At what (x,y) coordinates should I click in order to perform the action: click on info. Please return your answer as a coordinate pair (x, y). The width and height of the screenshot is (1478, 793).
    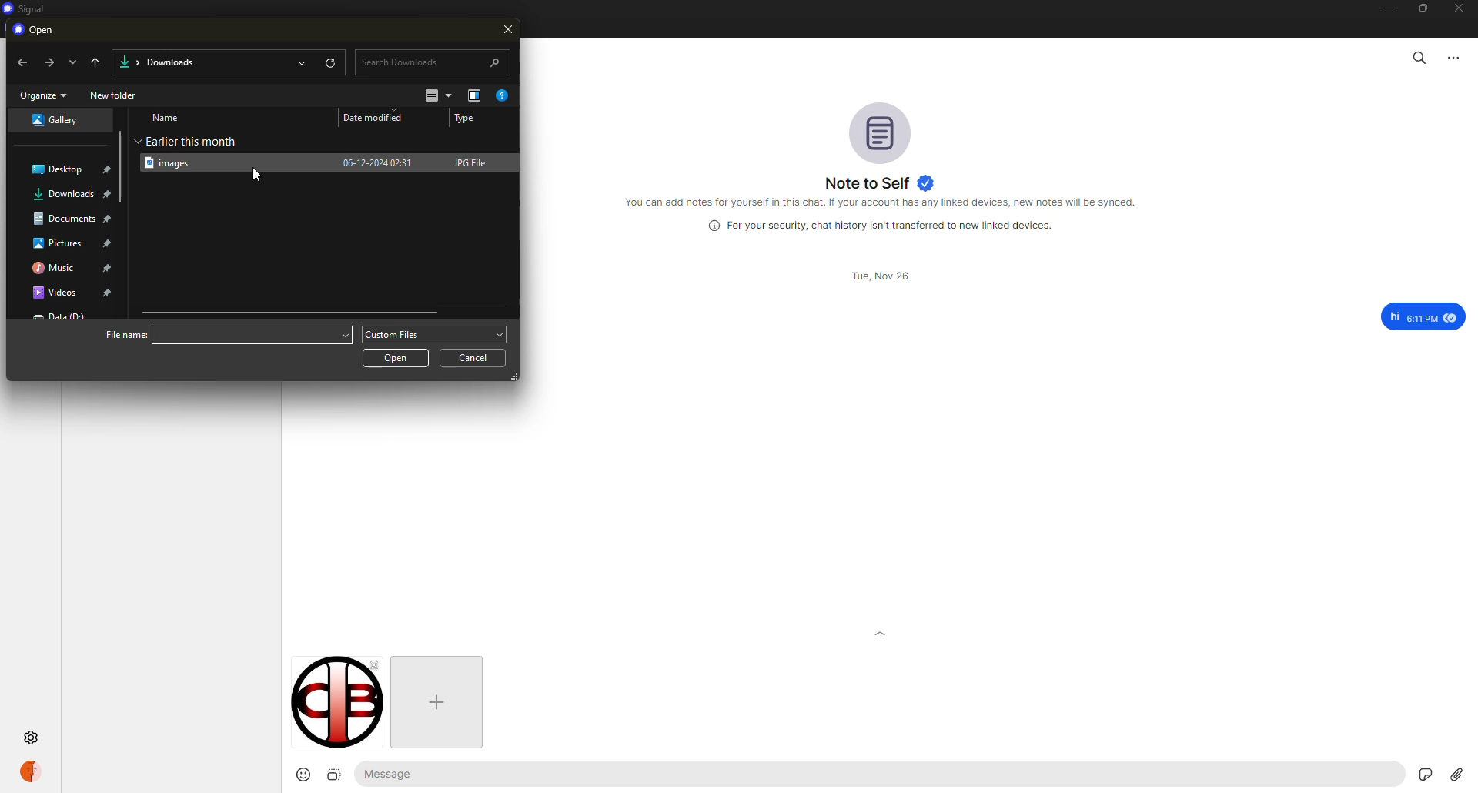
    Looking at the image, I should click on (885, 226).